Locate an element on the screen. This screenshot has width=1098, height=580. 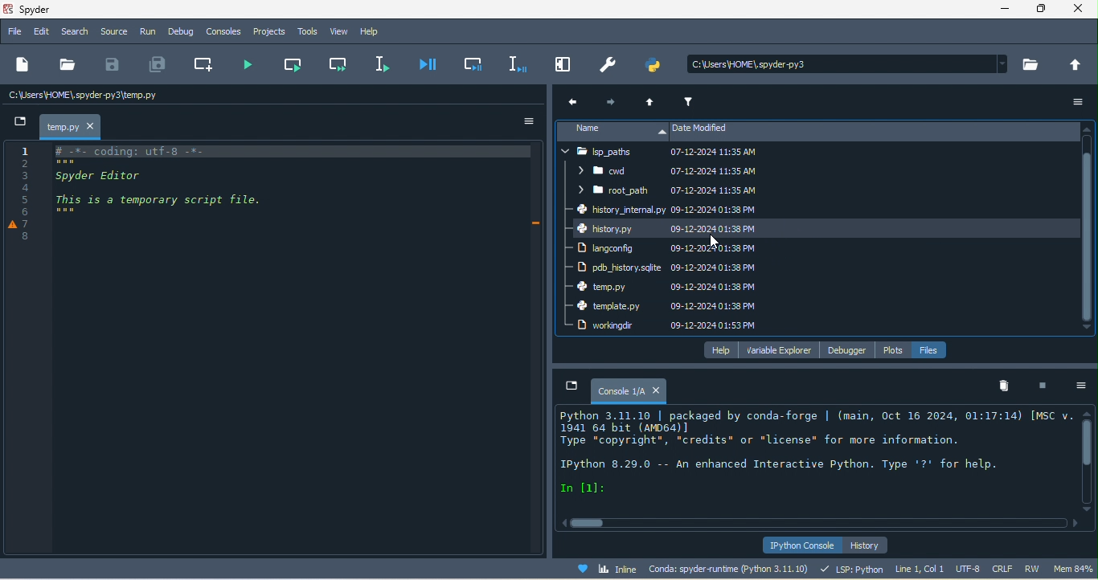
ipython  console is located at coordinates (797, 545).